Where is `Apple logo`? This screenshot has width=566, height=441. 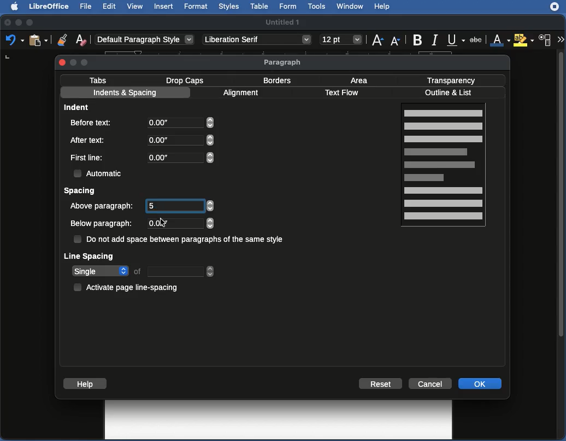 Apple logo is located at coordinates (11, 6).